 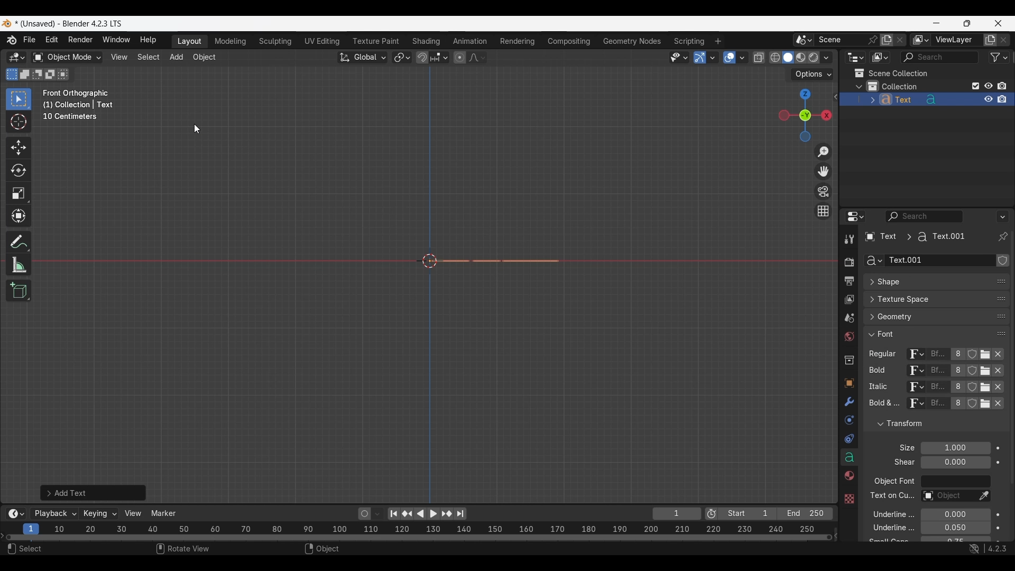 I want to click on Collection, so click(x=848, y=360).